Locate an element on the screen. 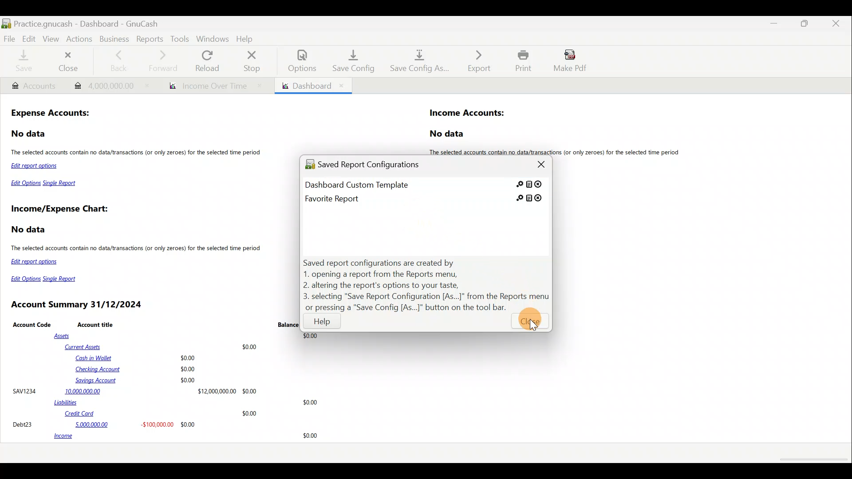  Debt23 5,000,000.00 -$100,000.00 $0.00 is located at coordinates (105, 424).